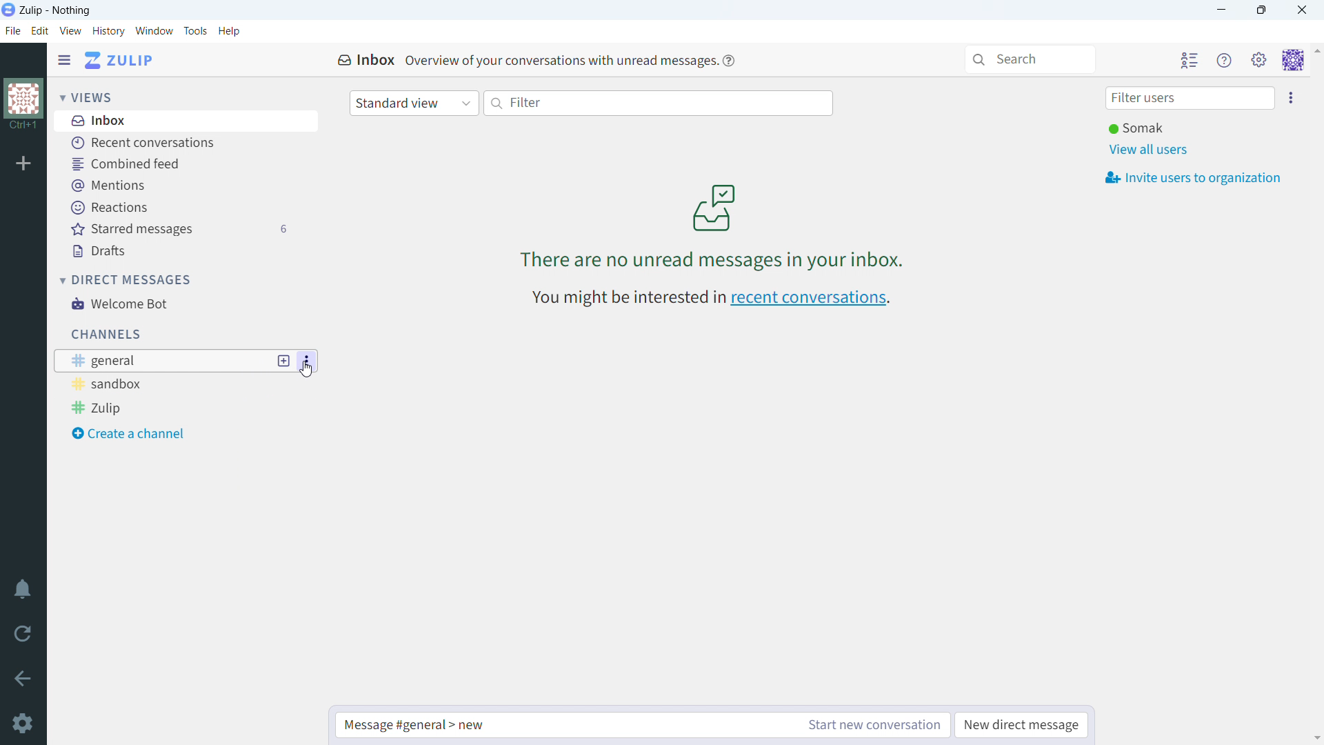  Describe the element at coordinates (1193, 177) in the screenshot. I see `invite users` at that location.